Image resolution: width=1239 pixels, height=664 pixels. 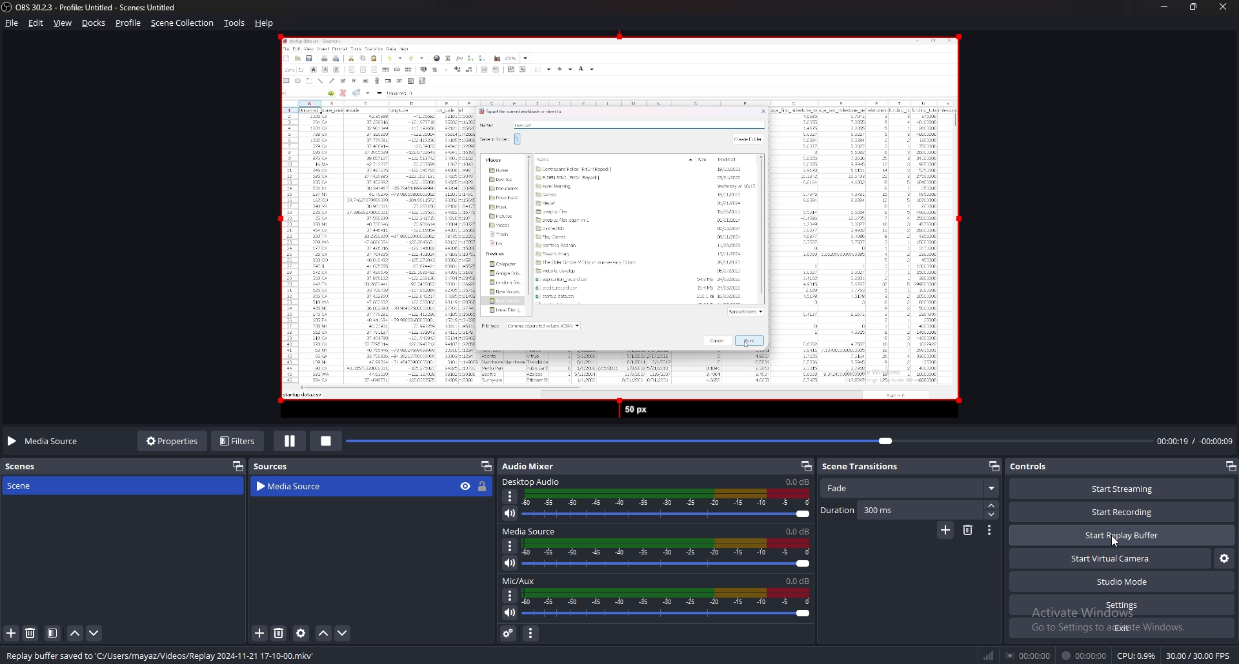 I want to click on options, so click(x=511, y=496).